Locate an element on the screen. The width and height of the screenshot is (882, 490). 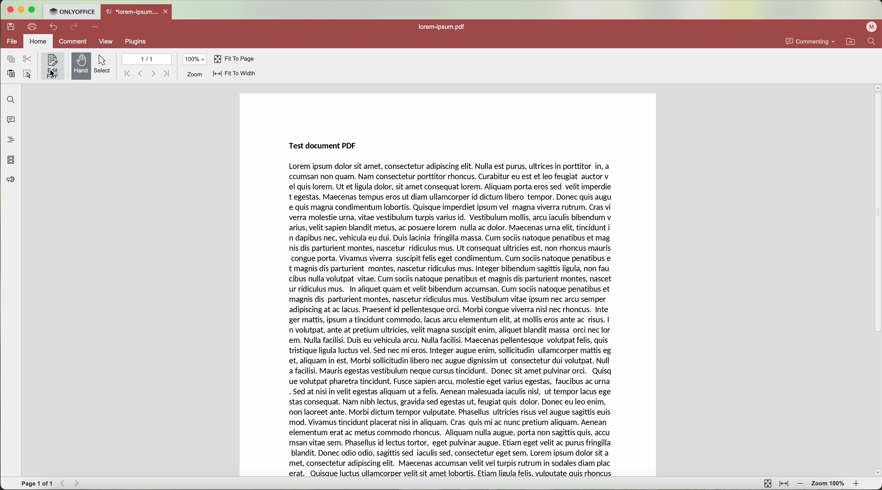
undo is located at coordinates (54, 26).